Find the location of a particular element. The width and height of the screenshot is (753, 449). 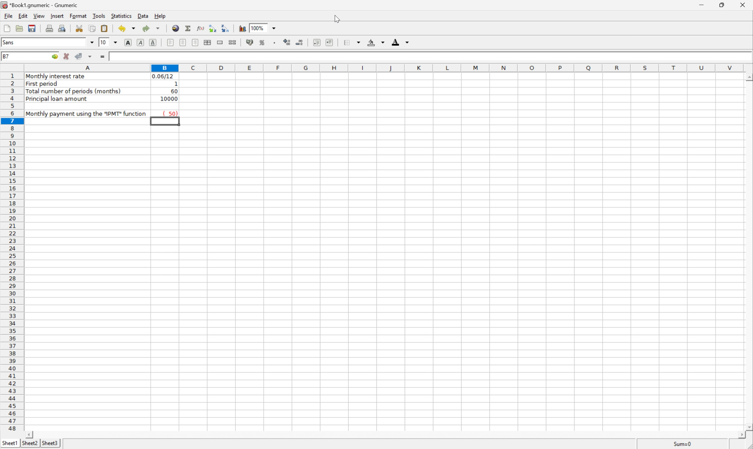

Decrease the number of decimals displayed is located at coordinates (300, 42).